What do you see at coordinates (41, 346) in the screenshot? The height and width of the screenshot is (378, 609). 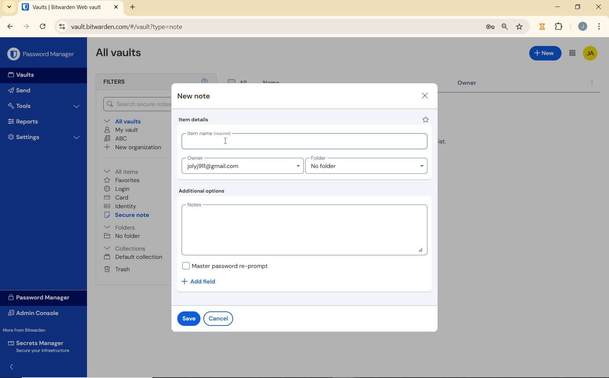 I see `Secrets Manager` at bounding box center [41, 346].